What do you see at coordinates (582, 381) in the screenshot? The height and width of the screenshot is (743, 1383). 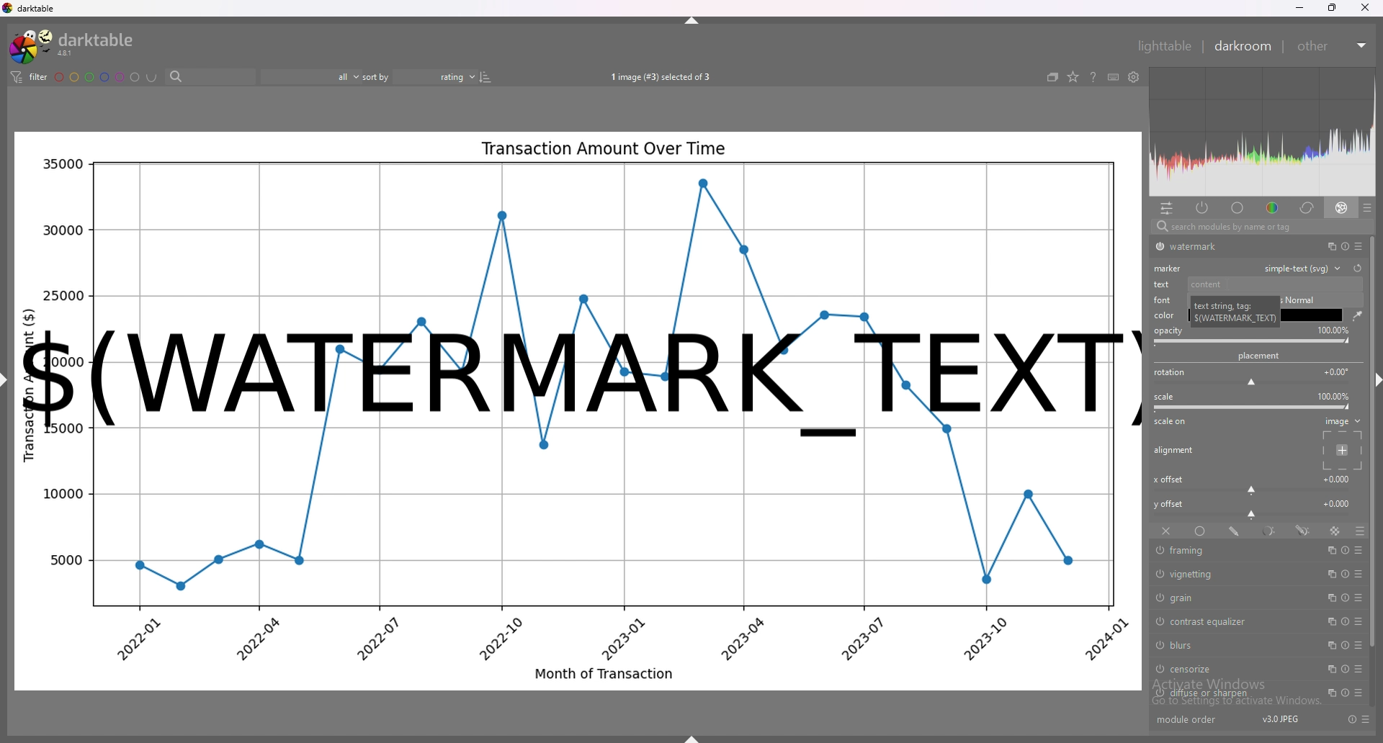 I see `watermarked text` at bounding box center [582, 381].